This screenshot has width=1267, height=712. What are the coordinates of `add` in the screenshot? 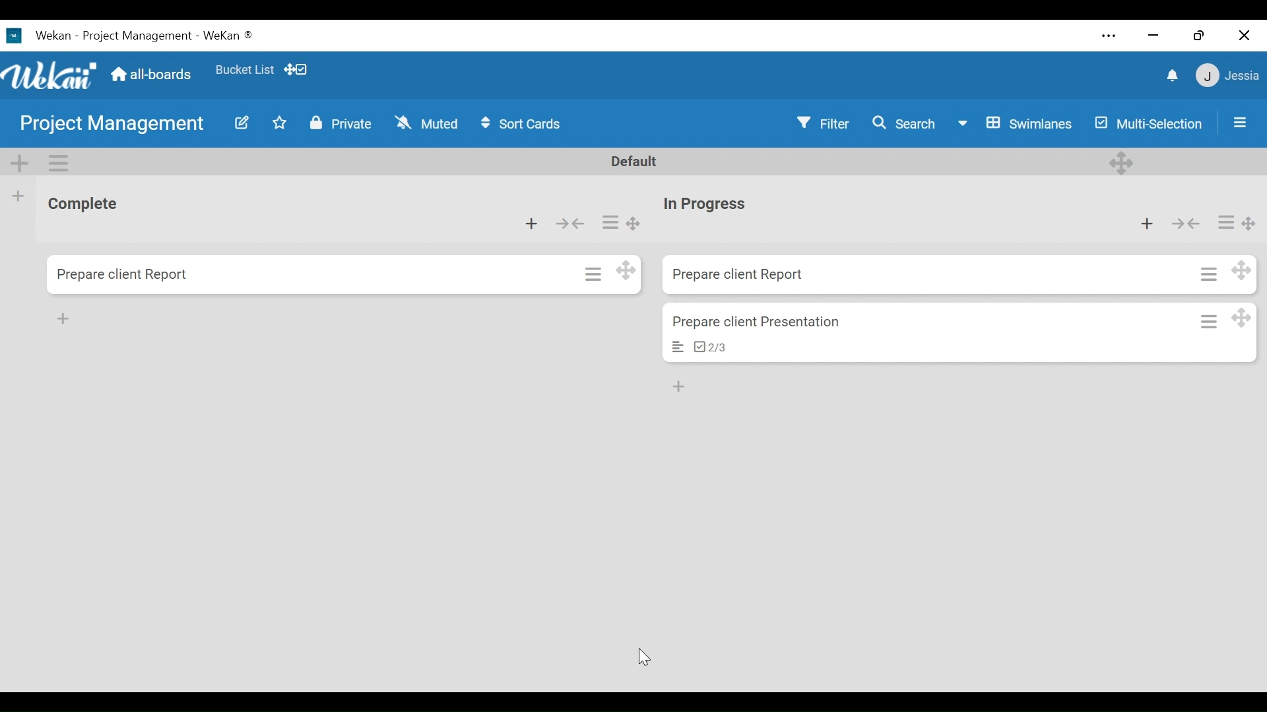 It's located at (66, 318).